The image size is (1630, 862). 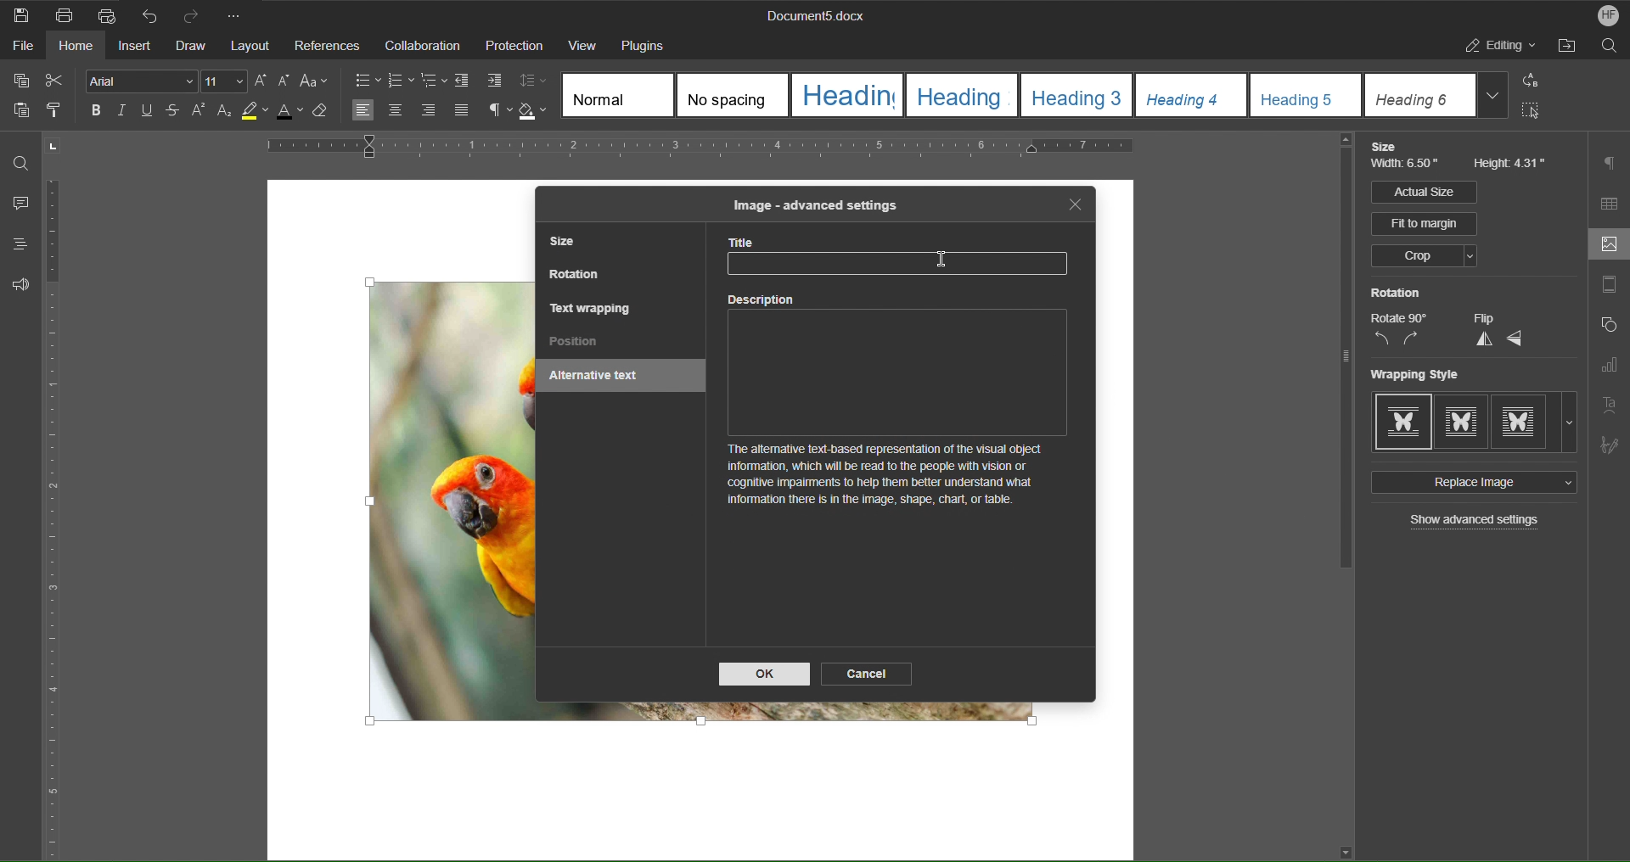 I want to click on Horizontal Ruler, so click(x=757, y=149).